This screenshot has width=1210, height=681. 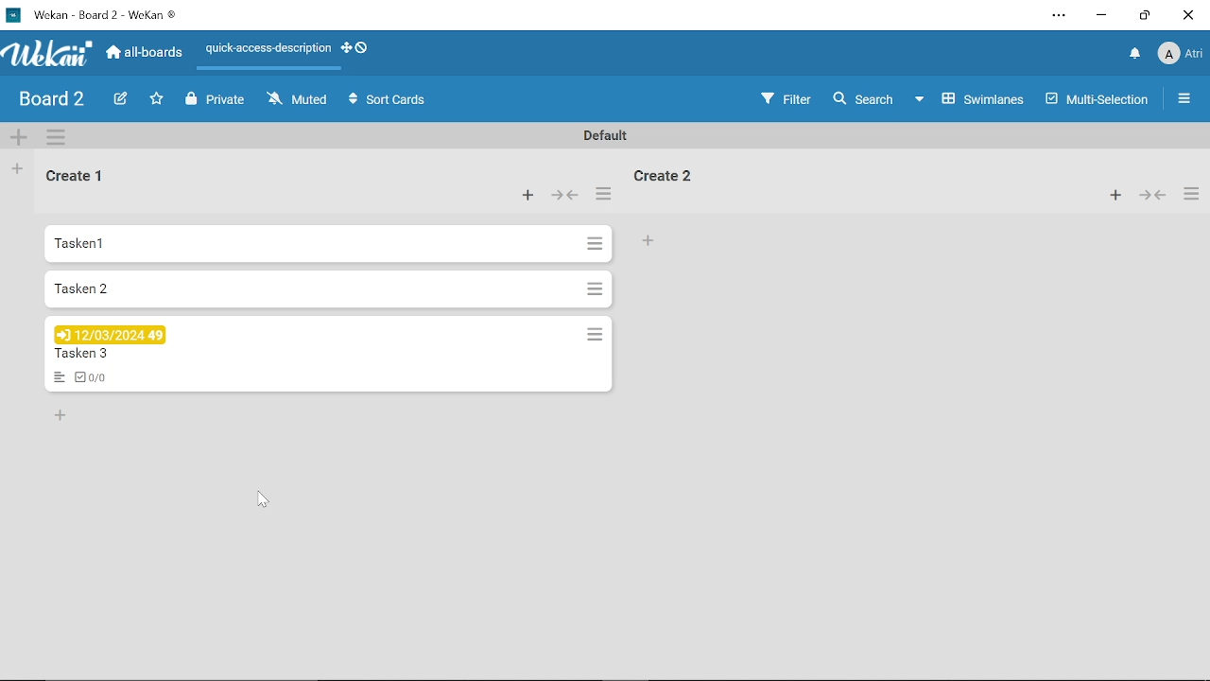 I want to click on Multi-selections, so click(x=1092, y=99).